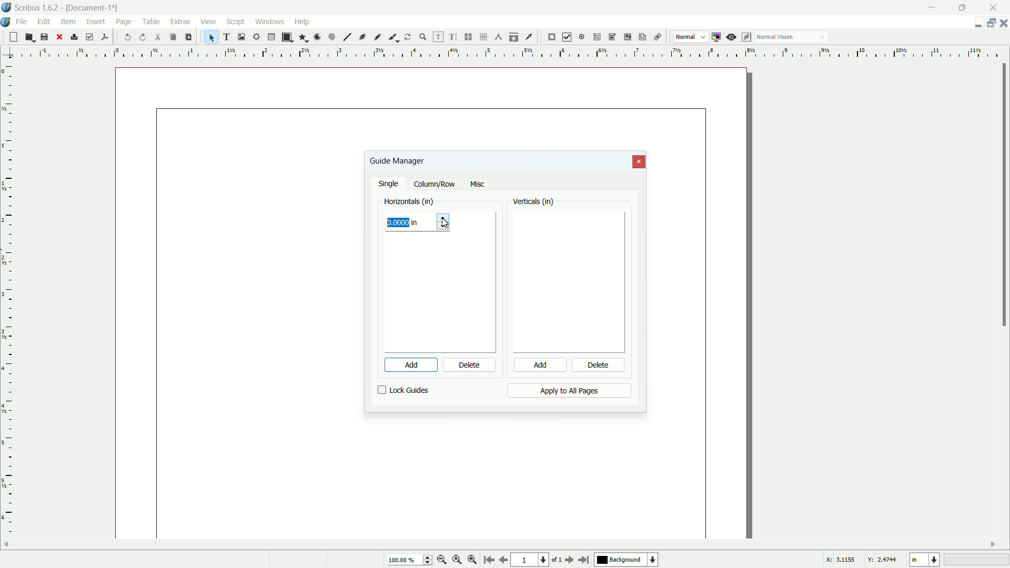 The width and height of the screenshot is (1010, 568). I want to click on zoom to 100%, so click(457, 561).